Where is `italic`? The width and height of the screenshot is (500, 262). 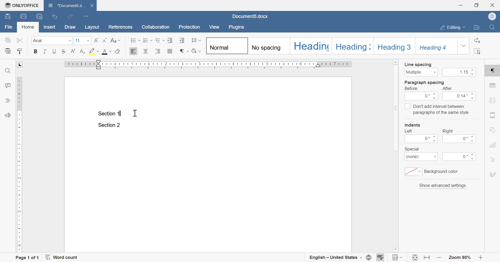
italic is located at coordinates (45, 51).